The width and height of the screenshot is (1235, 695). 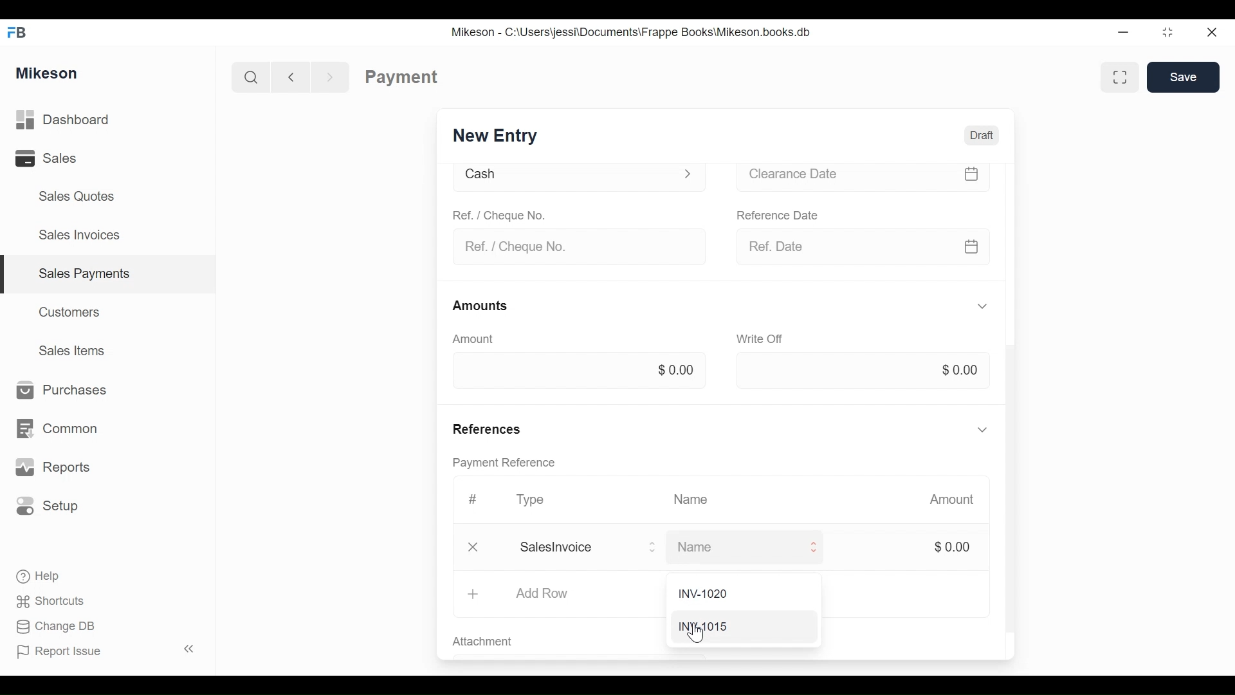 I want to click on Report Issue, so click(x=65, y=652).